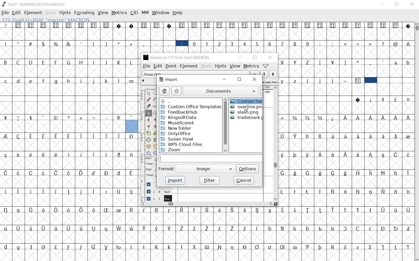 The image size is (419, 261). I want to click on next word, so click(273, 74).